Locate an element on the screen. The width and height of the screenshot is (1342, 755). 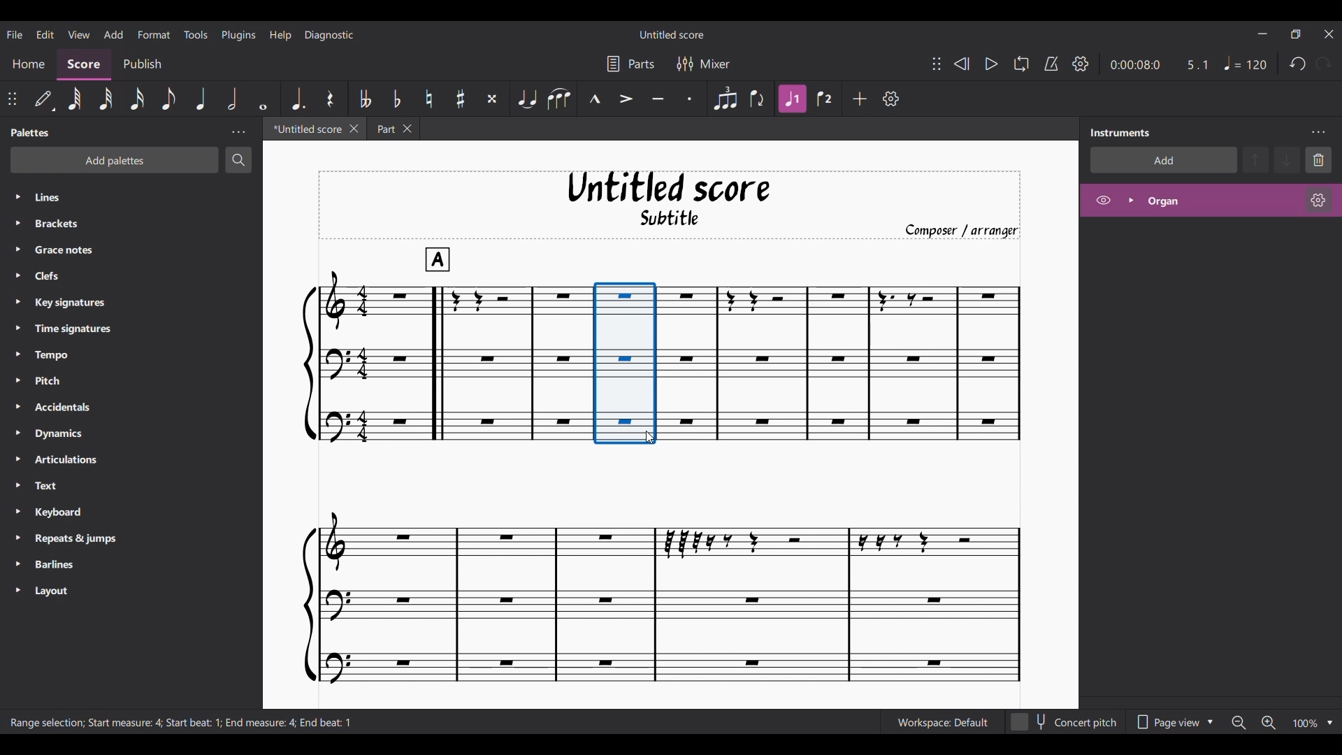
Tie is located at coordinates (527, 99).